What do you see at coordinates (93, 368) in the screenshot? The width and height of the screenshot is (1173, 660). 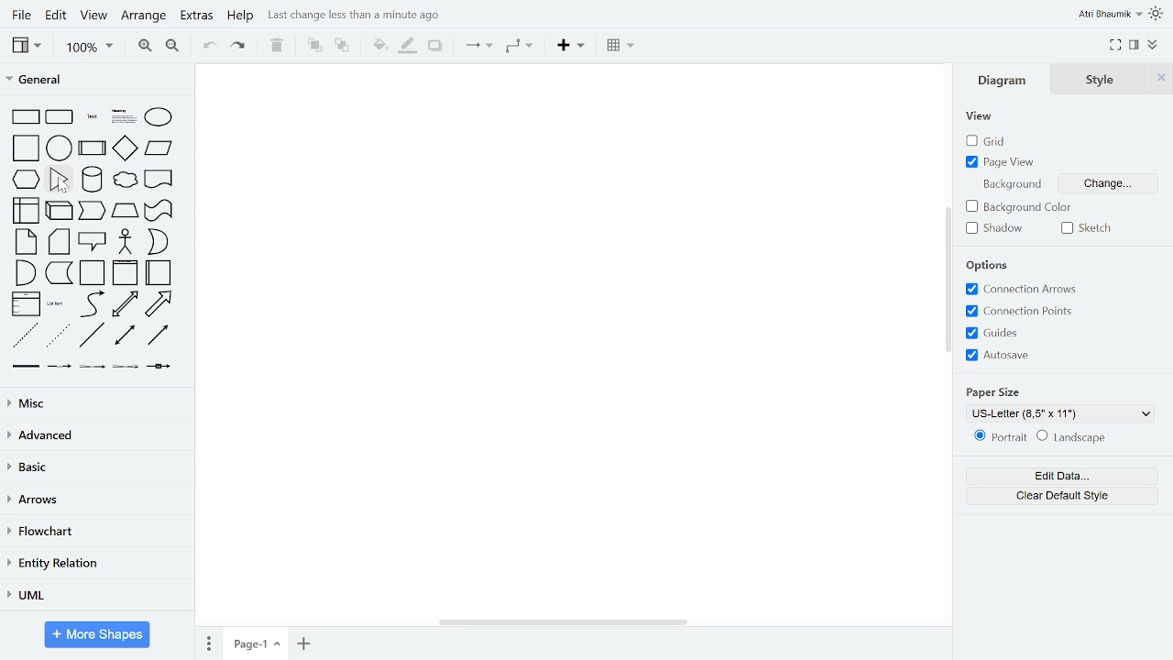 I see `connector with 2 label` at bounding box center [93, 368].